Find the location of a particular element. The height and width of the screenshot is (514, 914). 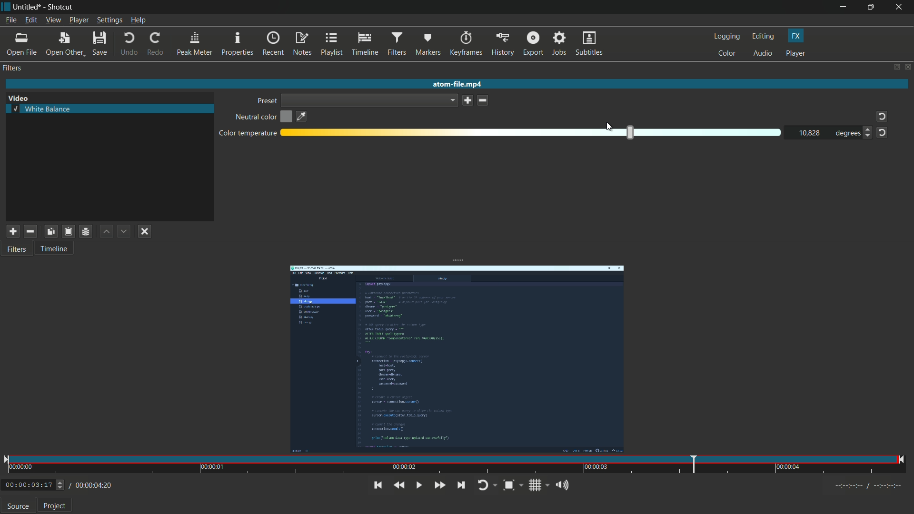

reset tot default is located at coordinates (880, 117).